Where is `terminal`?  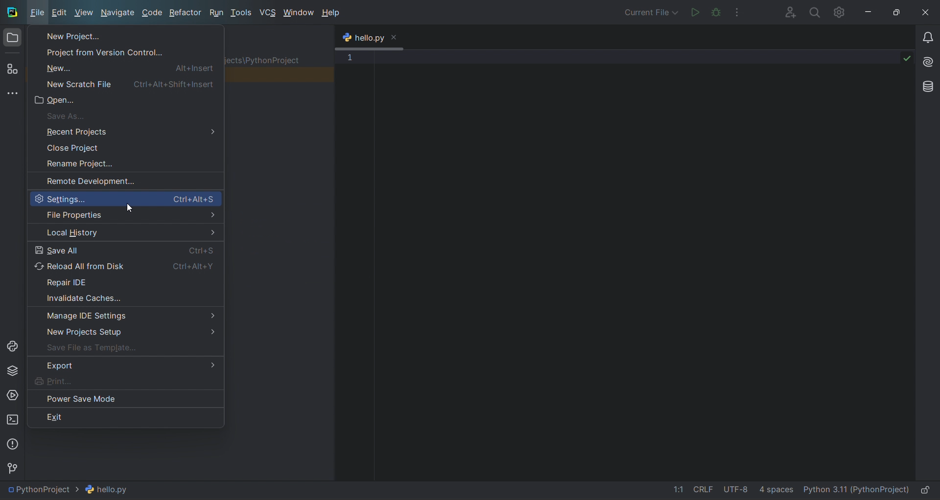
terminal is located at coordinates (12, 421).